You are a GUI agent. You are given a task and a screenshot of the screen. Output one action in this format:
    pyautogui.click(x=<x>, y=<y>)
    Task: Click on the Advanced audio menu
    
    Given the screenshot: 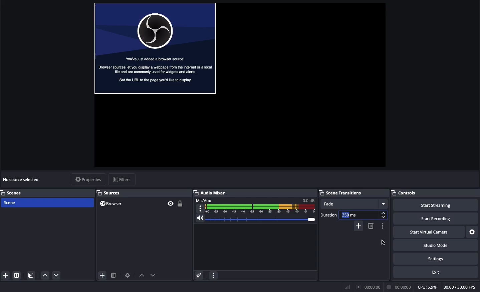 What is the action you would take?
    pyautogui.click(x=200, y=275)
    